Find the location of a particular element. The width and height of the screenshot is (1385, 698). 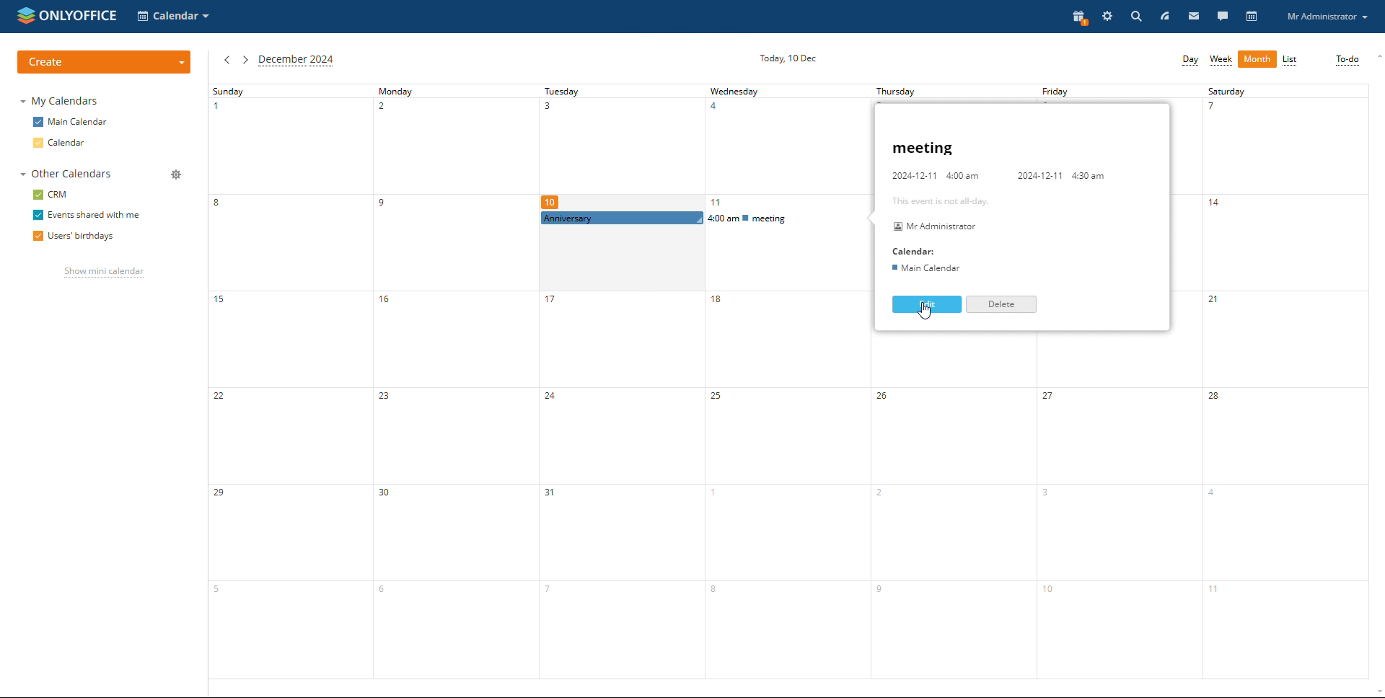

profile is located at coordinates (1329, 17).